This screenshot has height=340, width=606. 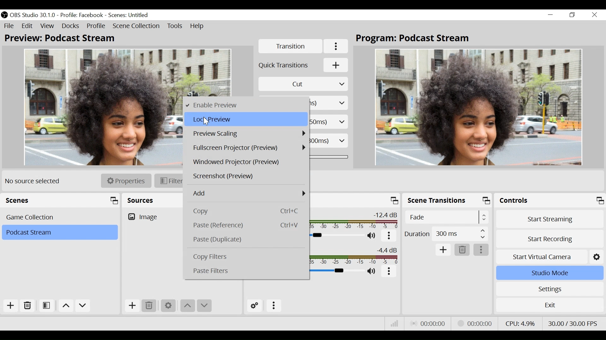 I want to click on CPU Usage, so click(x=521, y=322).